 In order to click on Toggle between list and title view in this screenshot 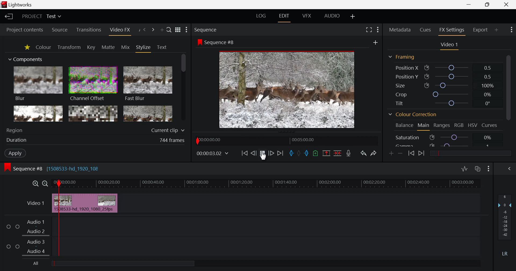, I will do `click(178, 30)`.